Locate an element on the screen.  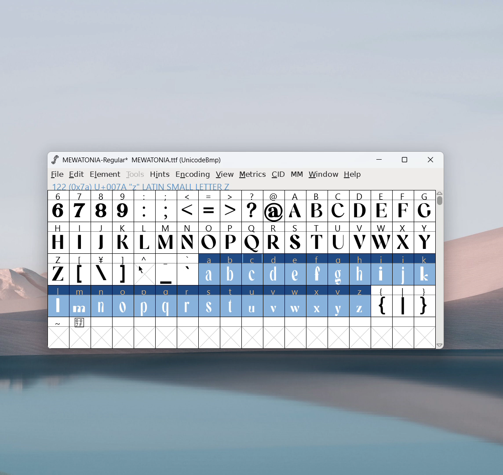
w is located at coordinates (295, 301).